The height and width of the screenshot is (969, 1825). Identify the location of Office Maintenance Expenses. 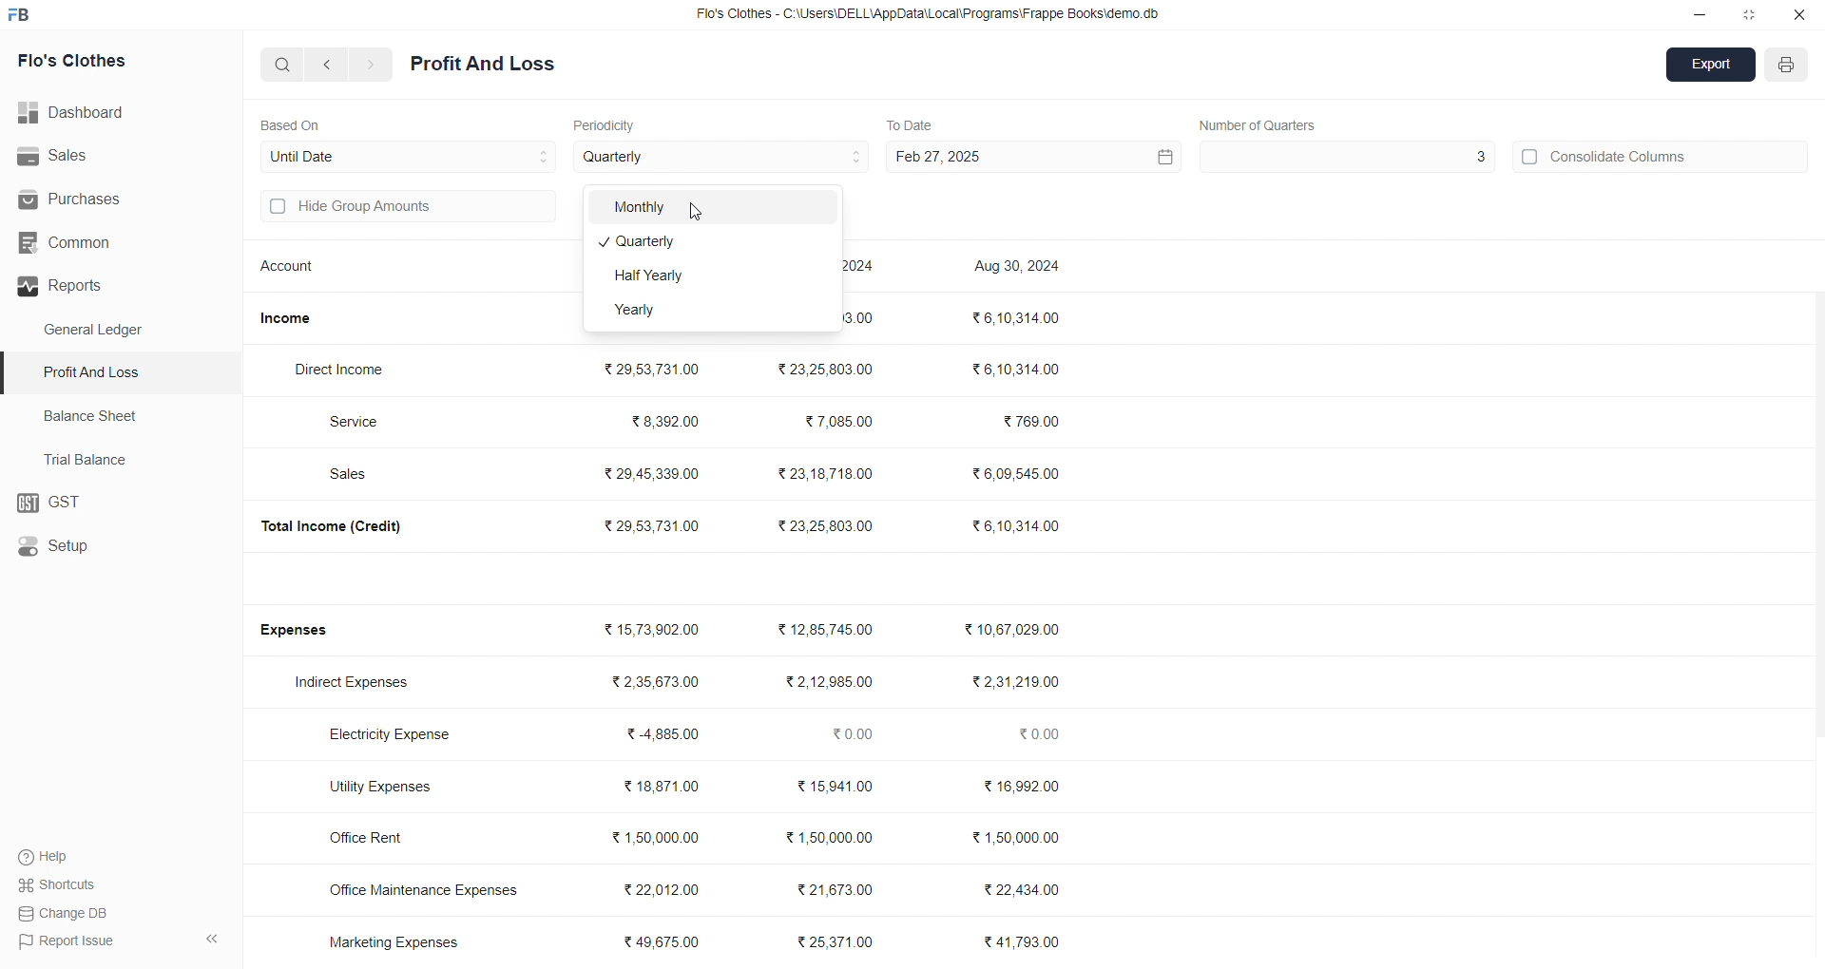
(424, 889).